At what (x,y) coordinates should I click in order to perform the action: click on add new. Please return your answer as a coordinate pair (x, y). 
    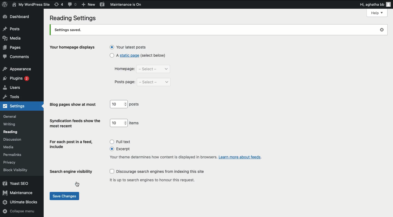
    Looking at the image, I should click on (88, 4).